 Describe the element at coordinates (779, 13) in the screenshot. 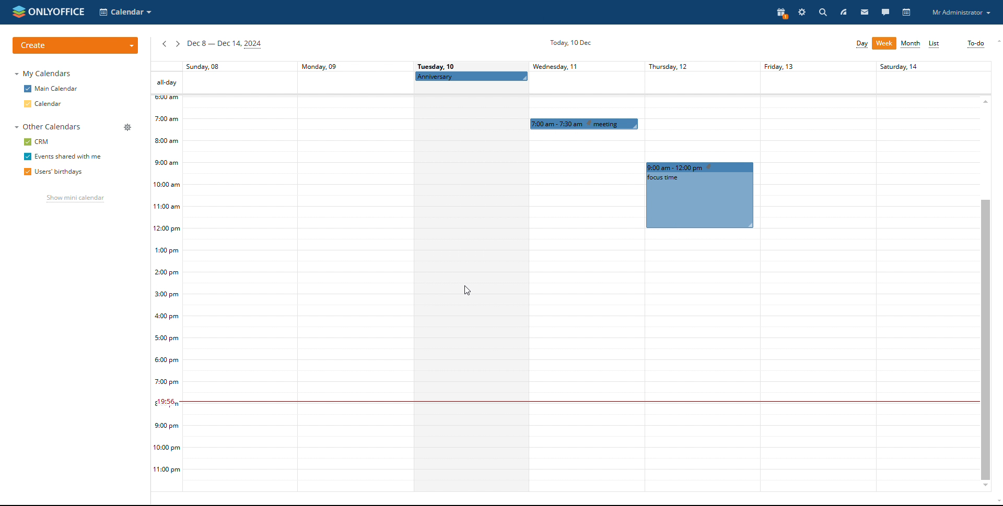

I see `present` at that location.